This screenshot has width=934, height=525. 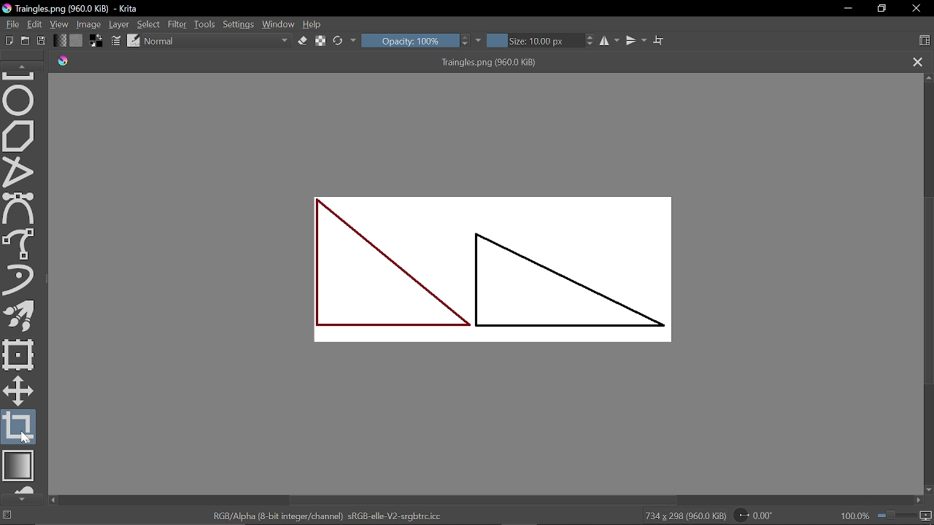 I want to click on Preserve alpha, so click(x=320, y=42).